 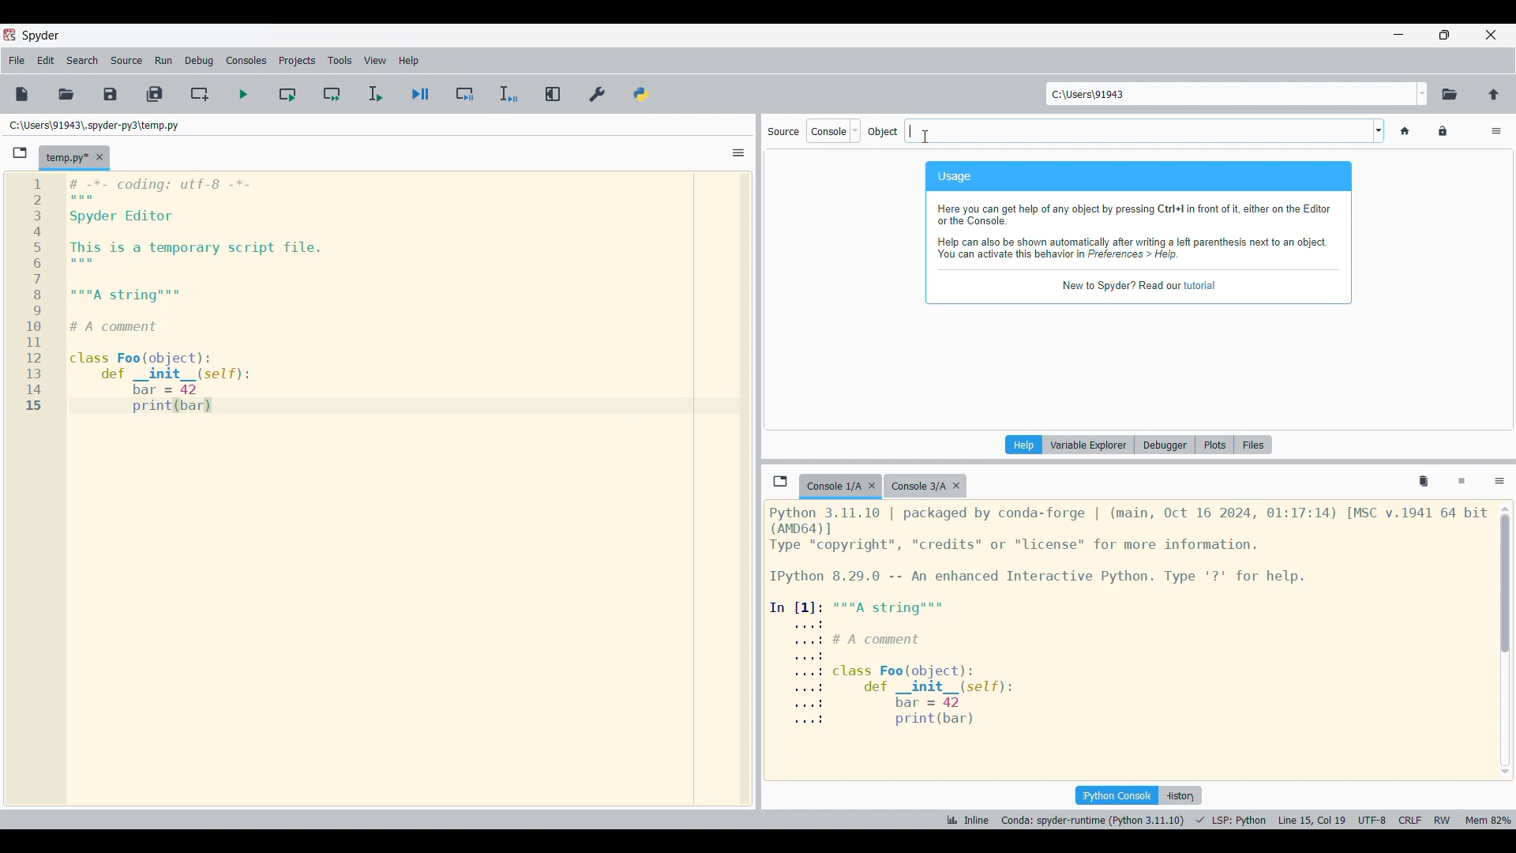 What do you see at coordinates (831, 487) in the screenshot?
I see `Current tab highlighted` at bounding box center [831, 487].